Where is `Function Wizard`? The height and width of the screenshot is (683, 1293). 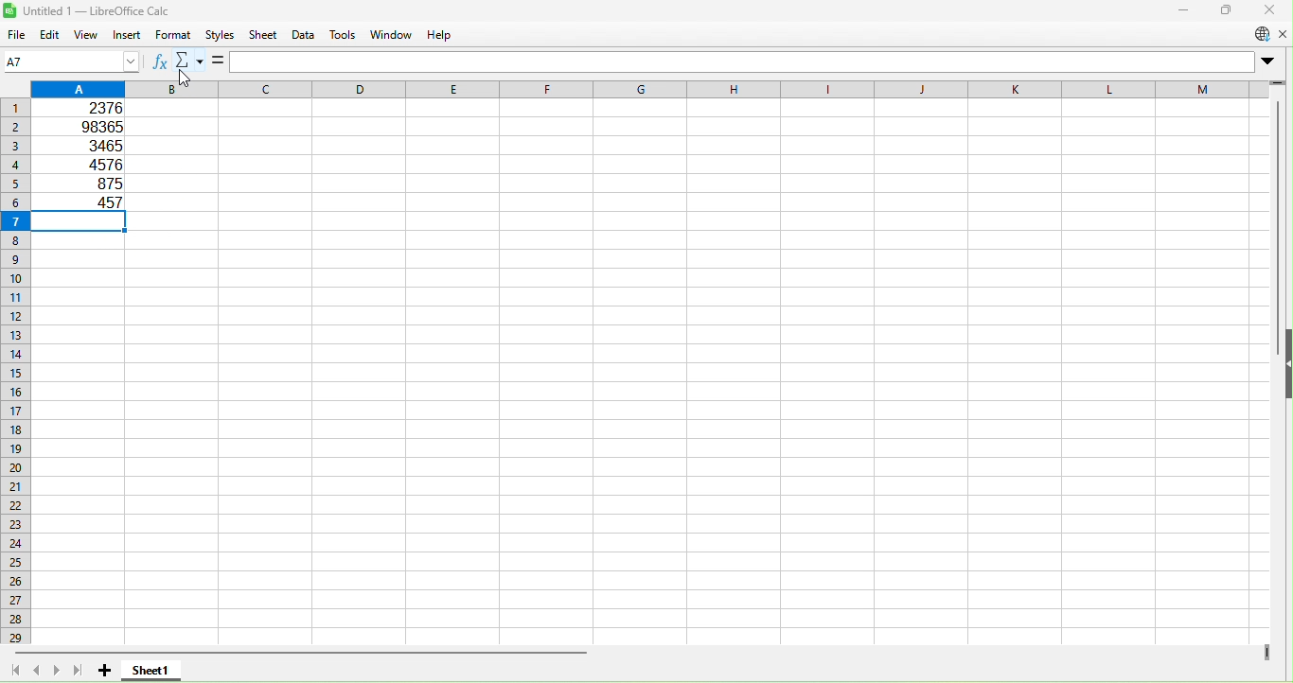 Function Wizard is located at coordinates (161, 60).